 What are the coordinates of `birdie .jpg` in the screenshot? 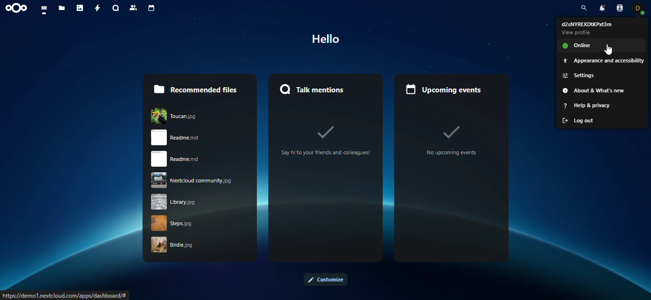 It's located at (193, 245).